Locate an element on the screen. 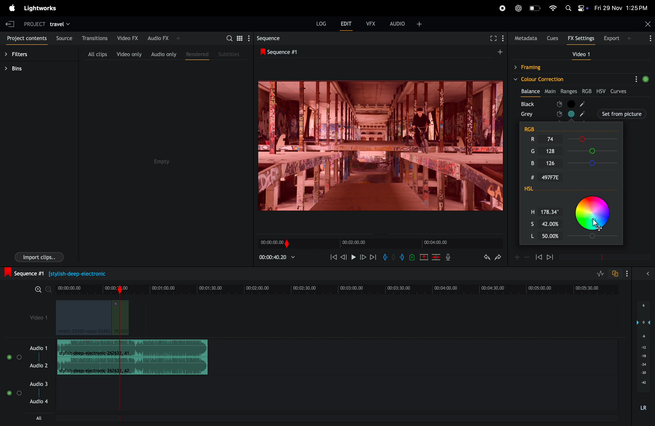  travel is located at coordinates (61, 24).